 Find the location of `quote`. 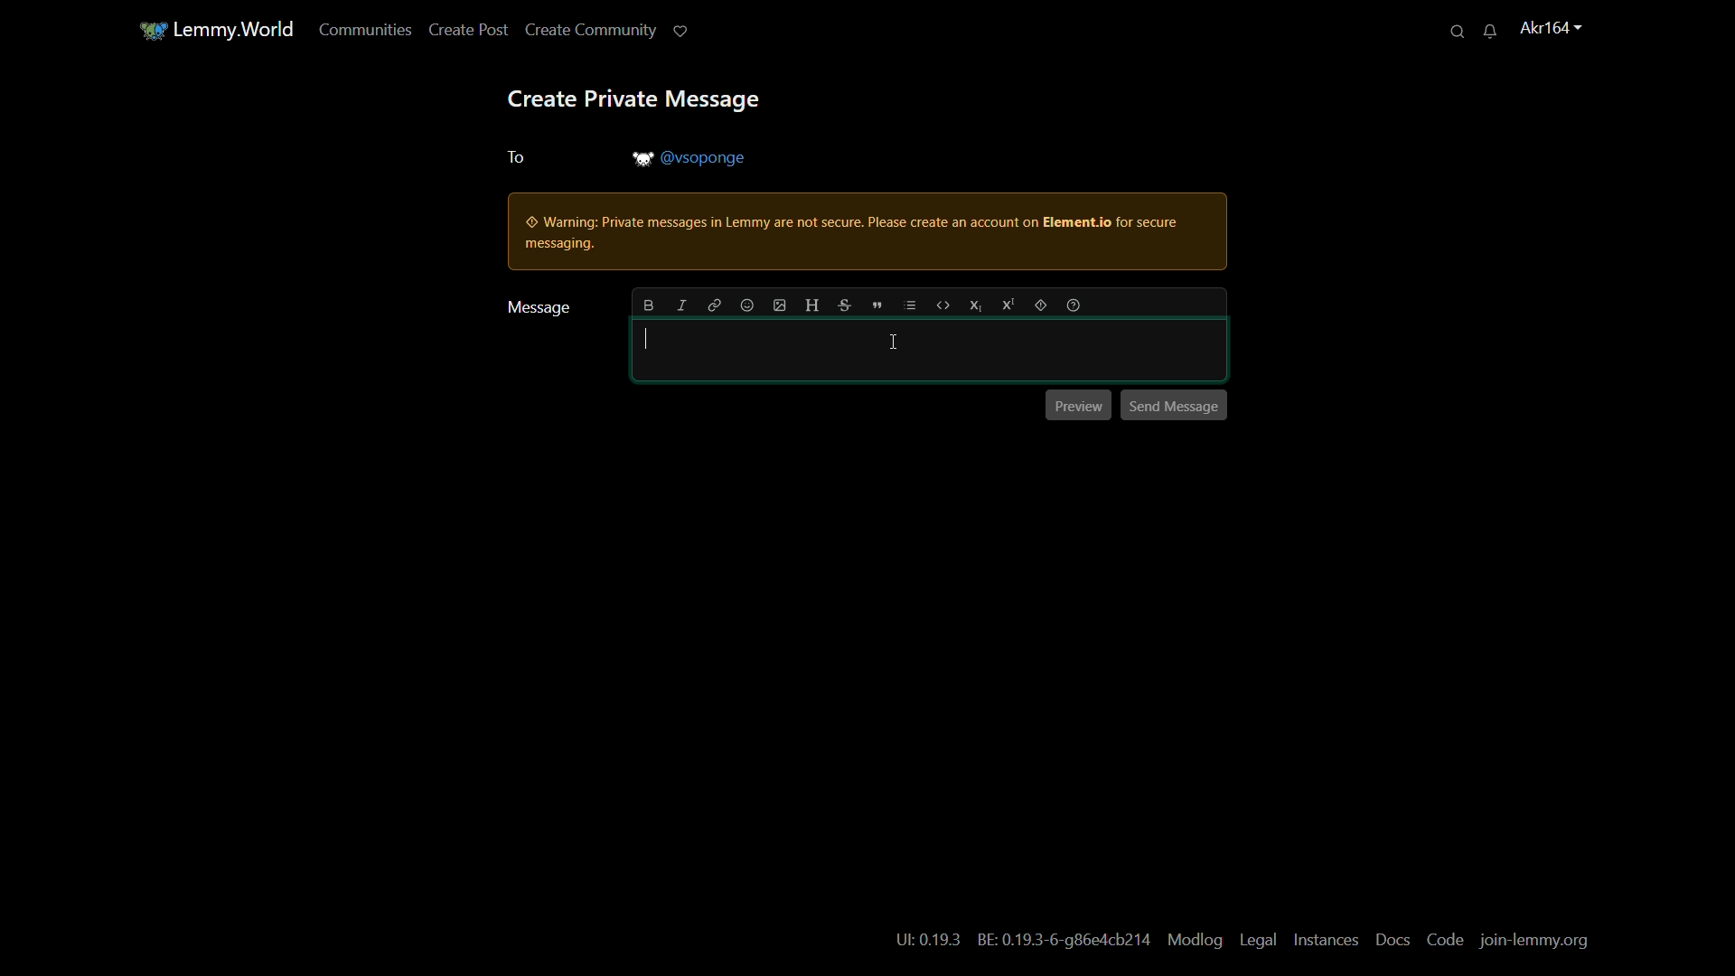

quote is located at coordinates (875, 305).